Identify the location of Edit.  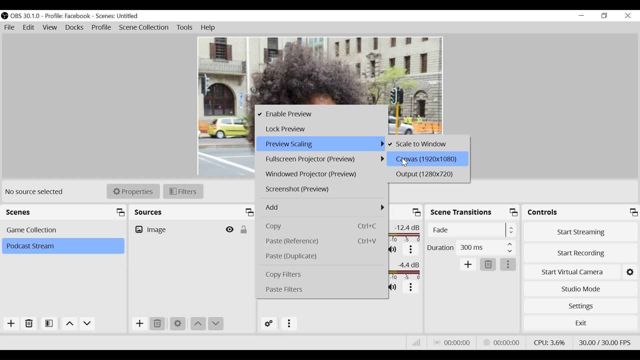
(28, 28).